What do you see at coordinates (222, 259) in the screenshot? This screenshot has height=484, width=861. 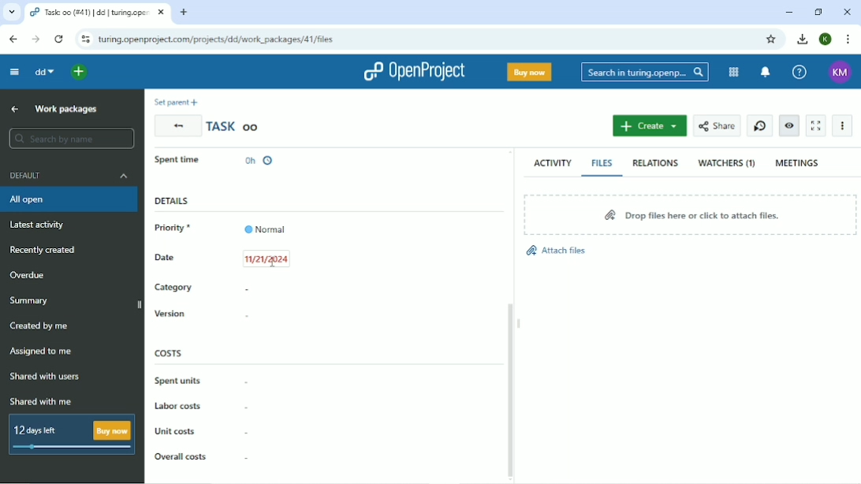 I see `Date` at bounding box center [222, 259].